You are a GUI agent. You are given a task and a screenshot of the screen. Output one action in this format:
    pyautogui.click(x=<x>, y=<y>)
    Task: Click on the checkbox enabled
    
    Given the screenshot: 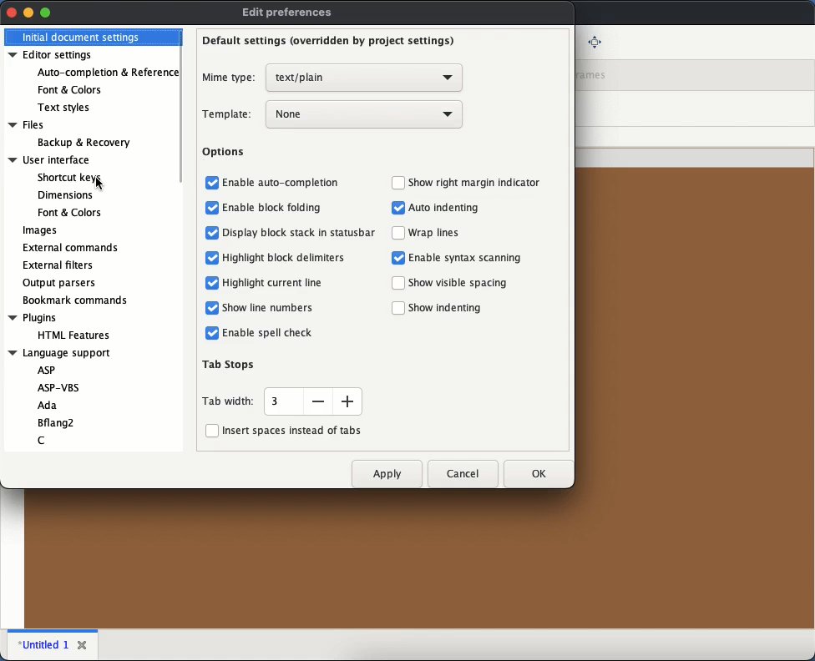 What is the action you would take?
    pyautogui.click(x=213, y=307)
    